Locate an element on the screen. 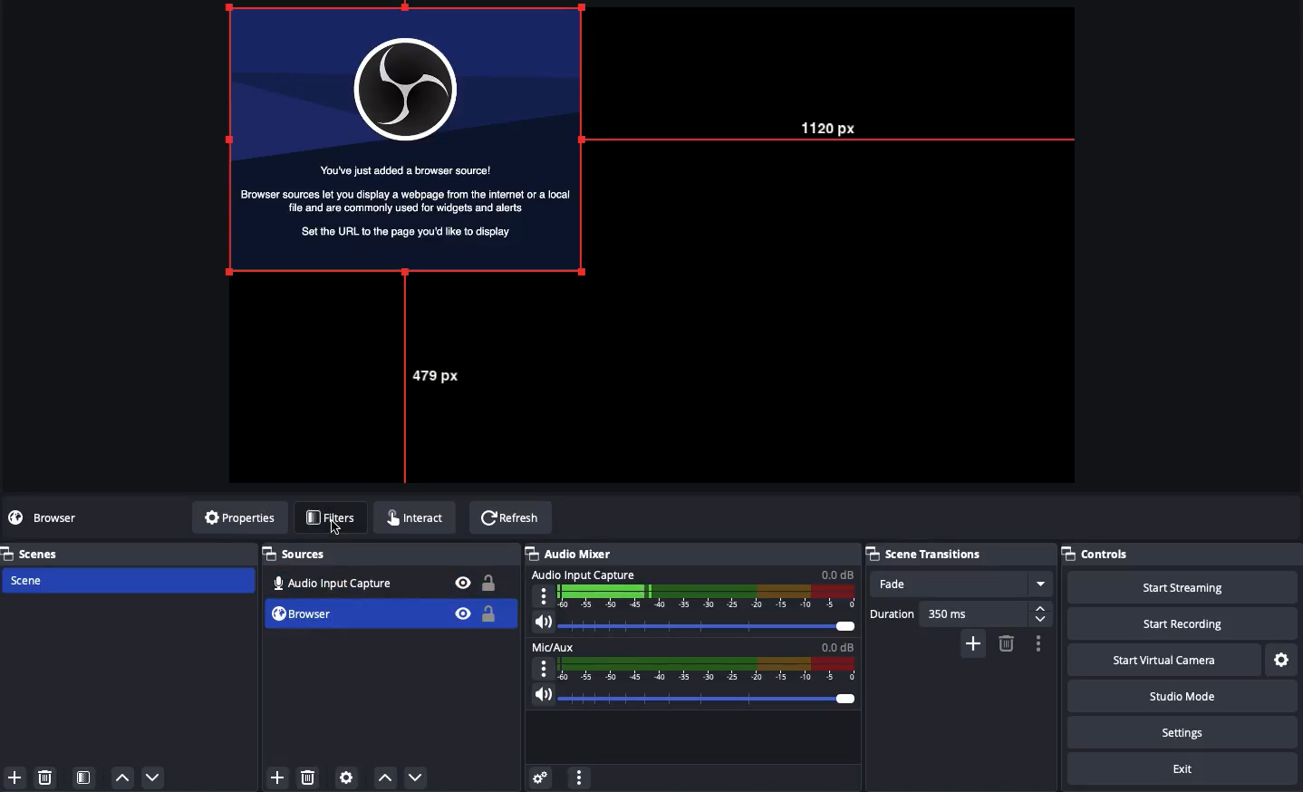 Image resolution: width=1303 pixels, height=792 pixels. Exit is located at coordinates (1186, 768).